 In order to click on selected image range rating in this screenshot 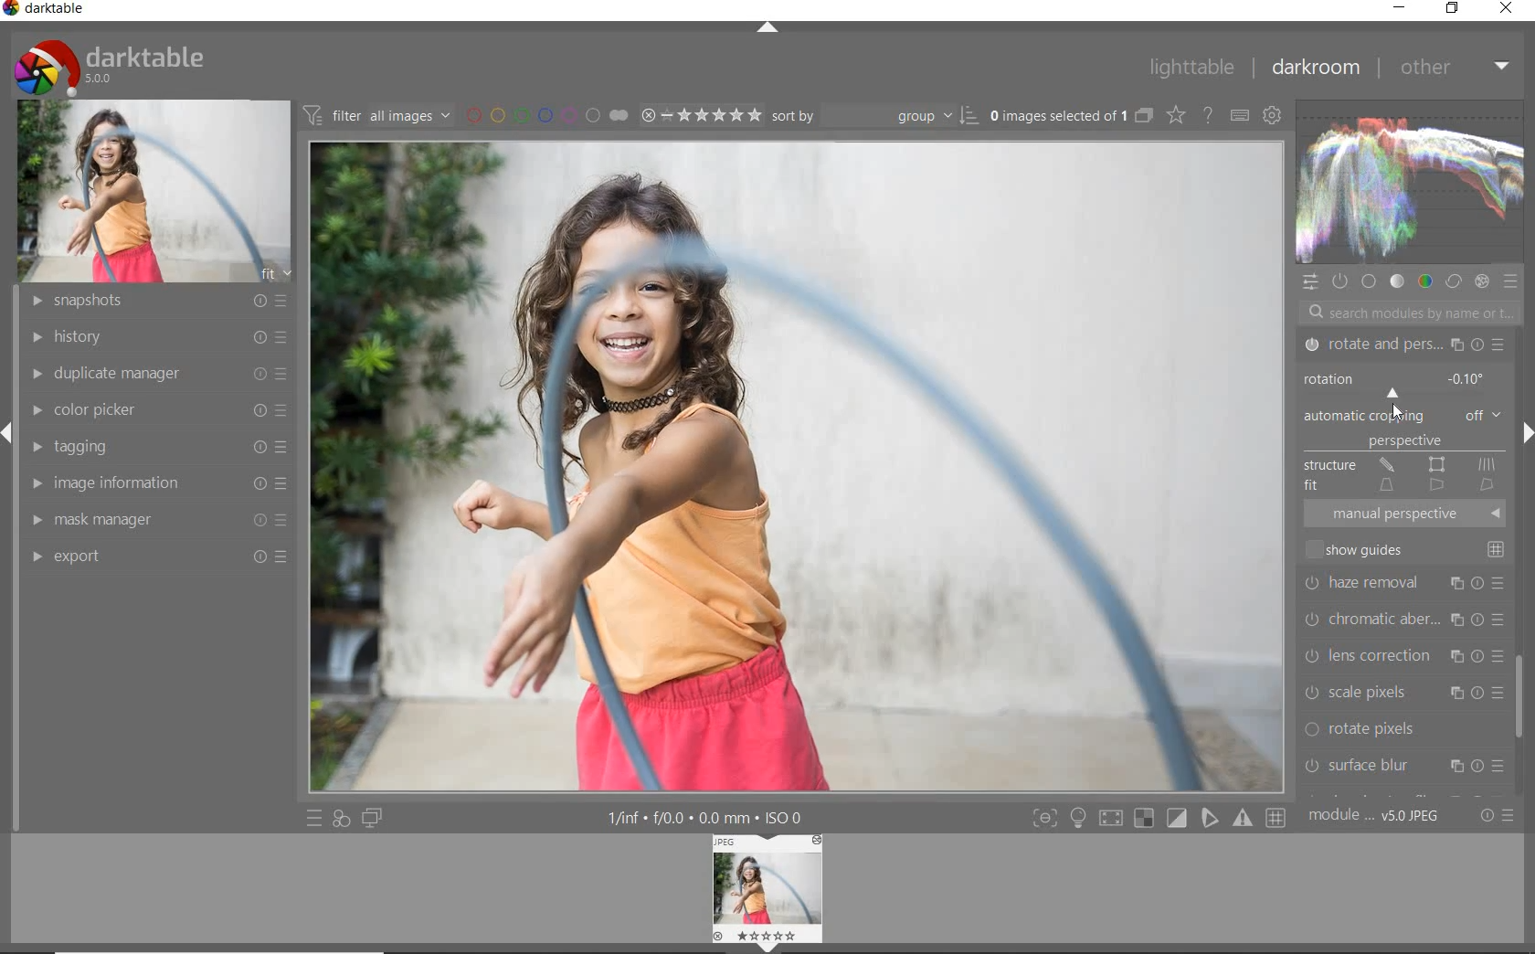, I will do `click(698, 115)`.